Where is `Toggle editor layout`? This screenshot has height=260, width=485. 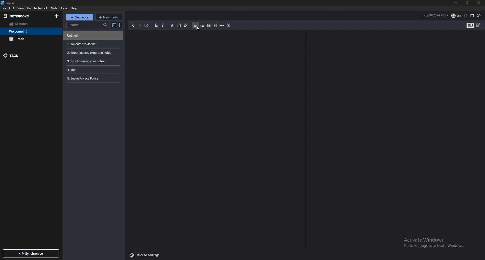 Toggle editor layout is located at coordinates (473, 16).